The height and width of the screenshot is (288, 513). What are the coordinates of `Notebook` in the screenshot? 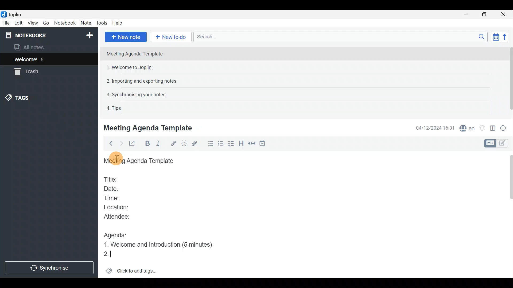 It's located at (64, 23).